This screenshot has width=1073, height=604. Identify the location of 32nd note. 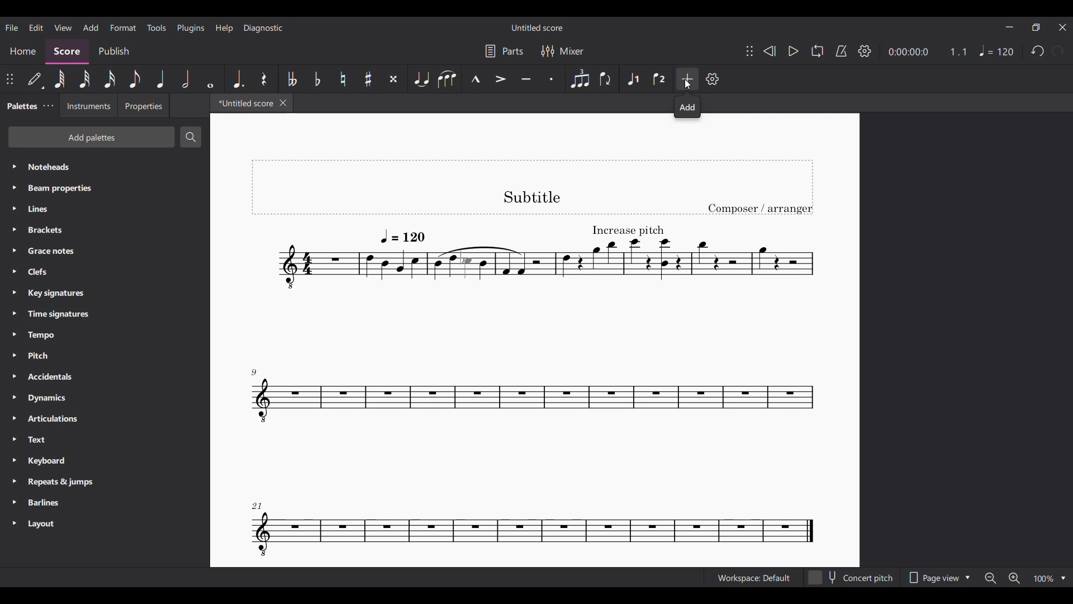
(84, 79).